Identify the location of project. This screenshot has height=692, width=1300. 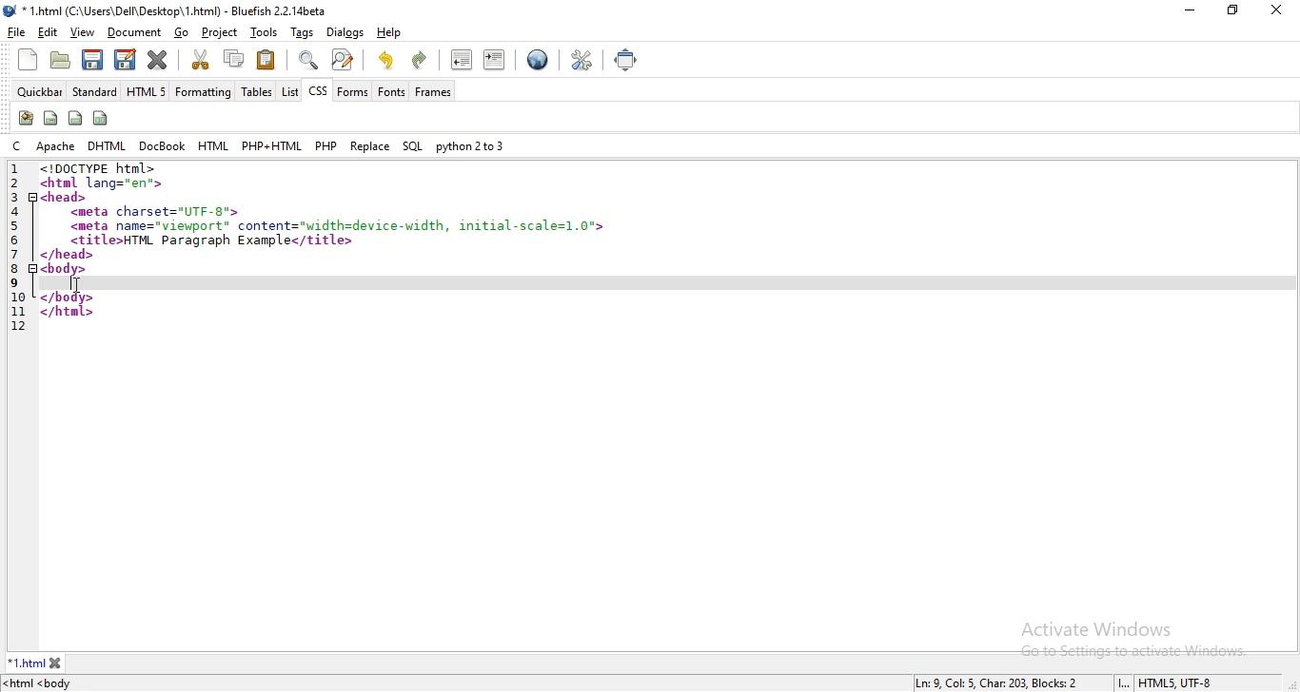
(218, 30).